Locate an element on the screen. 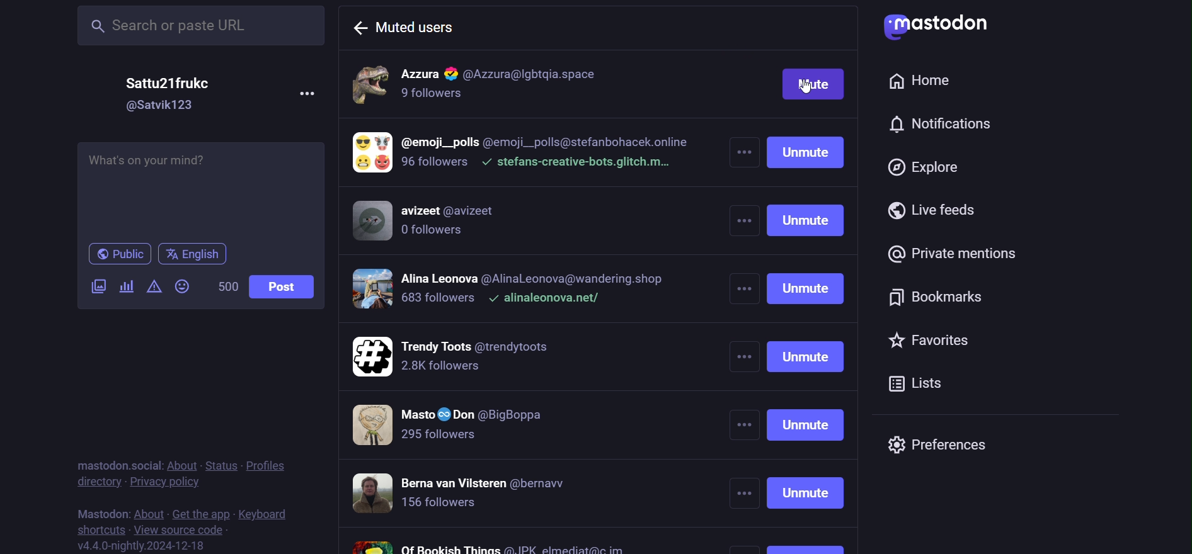 This screenshot has height=554, width=1192. home is located at coordinates (926, 82).